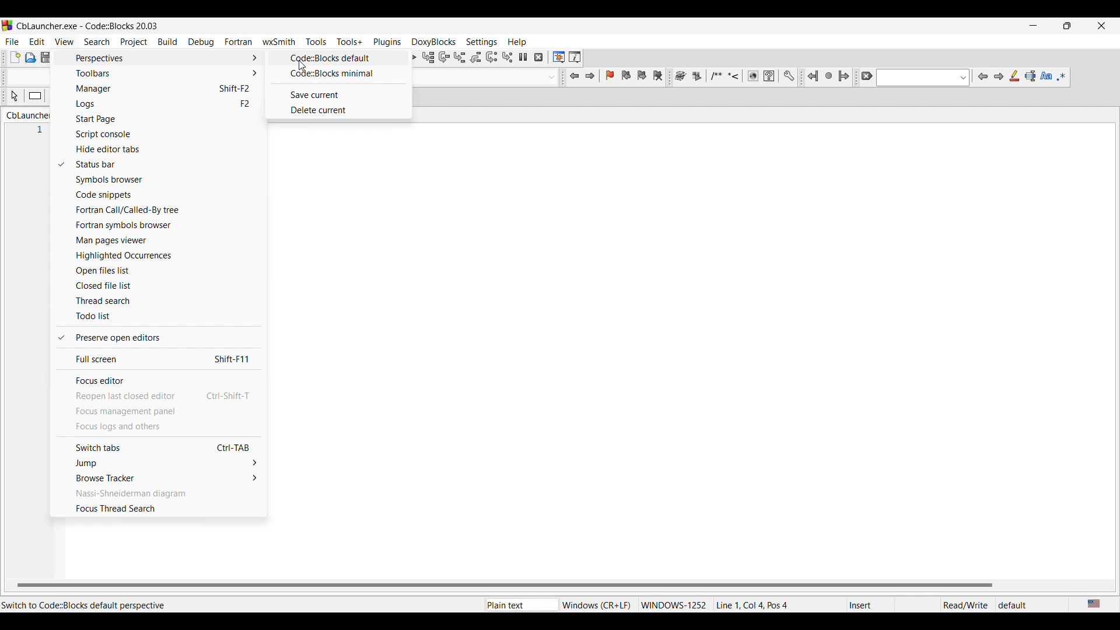 This screenshot has height=630, width=1120. I want to click on Jump back, so click(575, 76).